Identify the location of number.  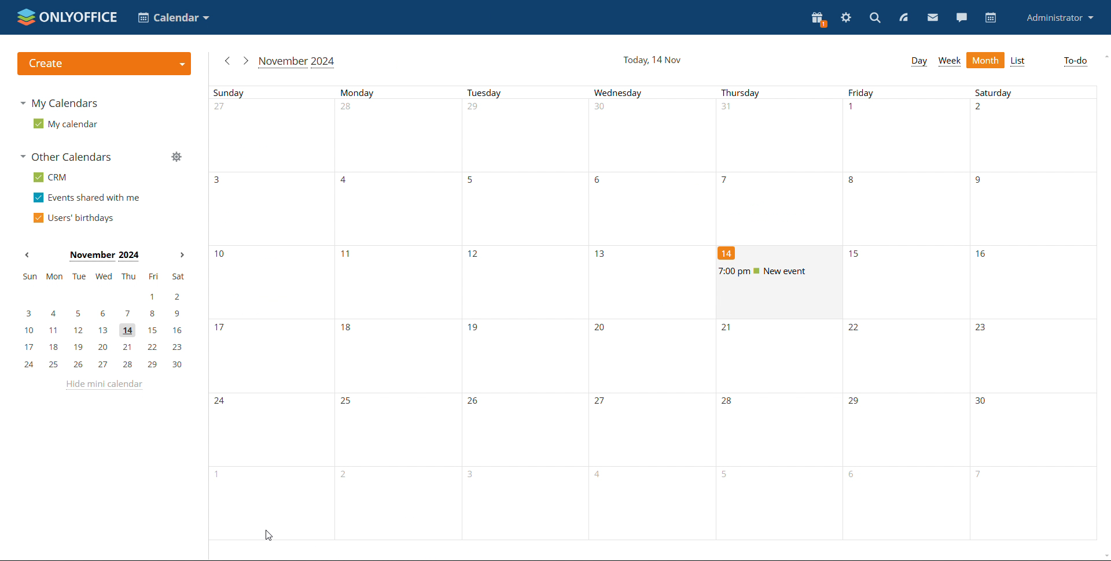
(984, 110).